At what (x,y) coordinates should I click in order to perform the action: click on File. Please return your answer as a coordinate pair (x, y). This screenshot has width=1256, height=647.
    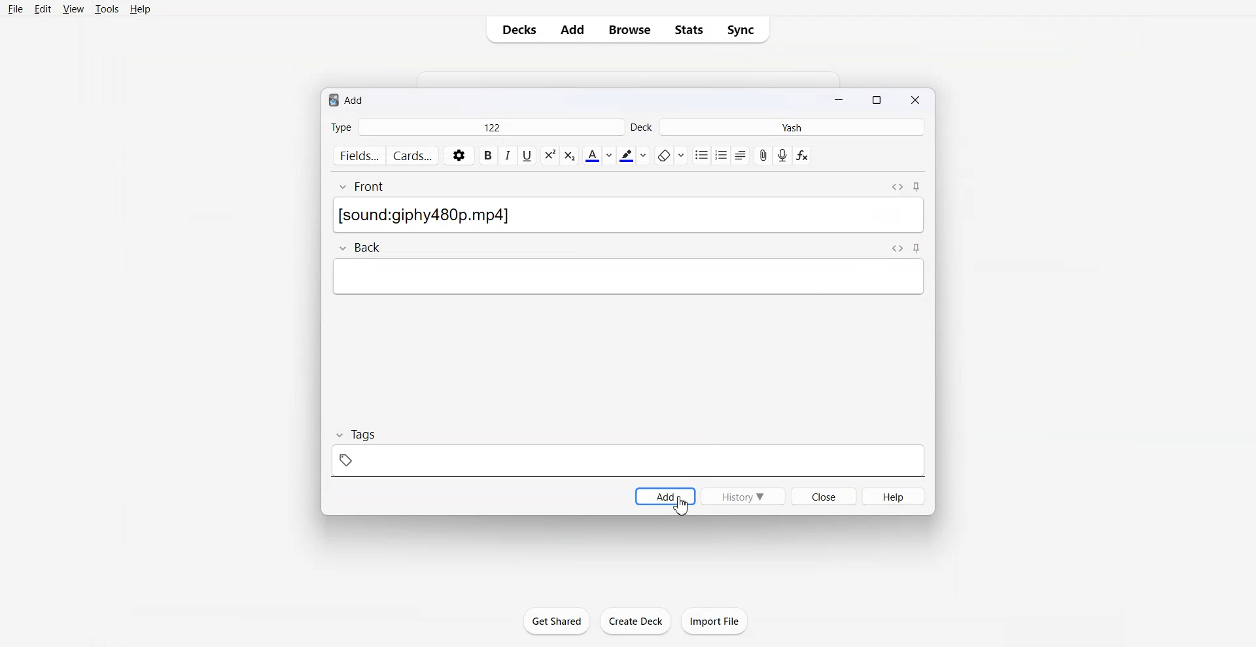
    Looking at the image, I should click on (16, 9).